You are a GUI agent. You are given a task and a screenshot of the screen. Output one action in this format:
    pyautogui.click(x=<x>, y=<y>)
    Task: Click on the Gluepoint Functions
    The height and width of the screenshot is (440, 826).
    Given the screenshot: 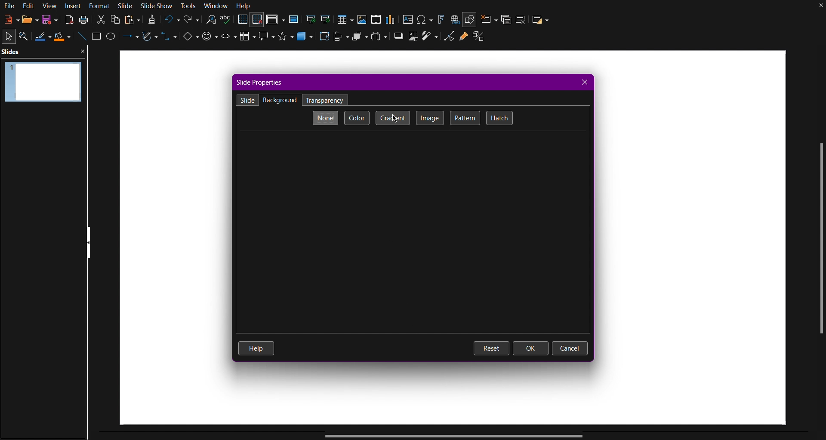 What is the action you would take?
    pyautogui.click(x=463, y=40)
    